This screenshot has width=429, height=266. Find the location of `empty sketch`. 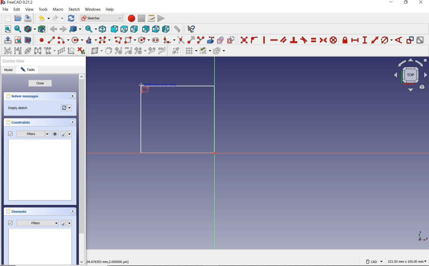

empty sketch is located at coordinates (19, 109).